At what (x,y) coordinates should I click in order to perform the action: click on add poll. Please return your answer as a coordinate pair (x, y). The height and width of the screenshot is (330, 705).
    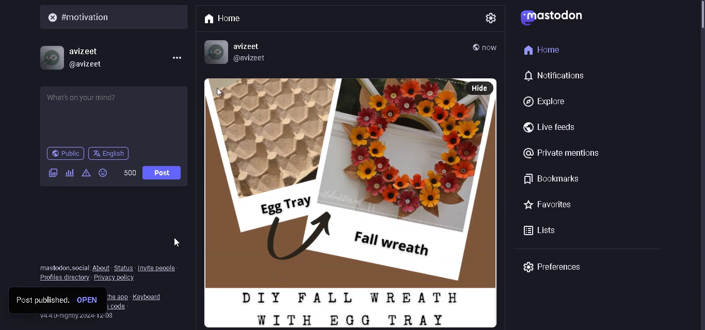
    Looking at the image, I should click on (71, 175).